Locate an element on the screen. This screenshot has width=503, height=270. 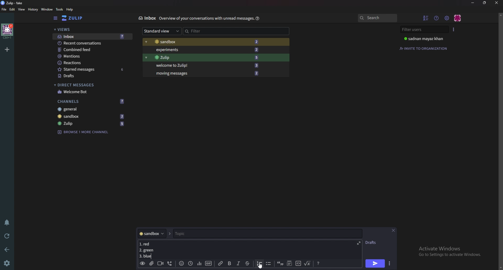
welcome bot is located at coordinates (90, 92).